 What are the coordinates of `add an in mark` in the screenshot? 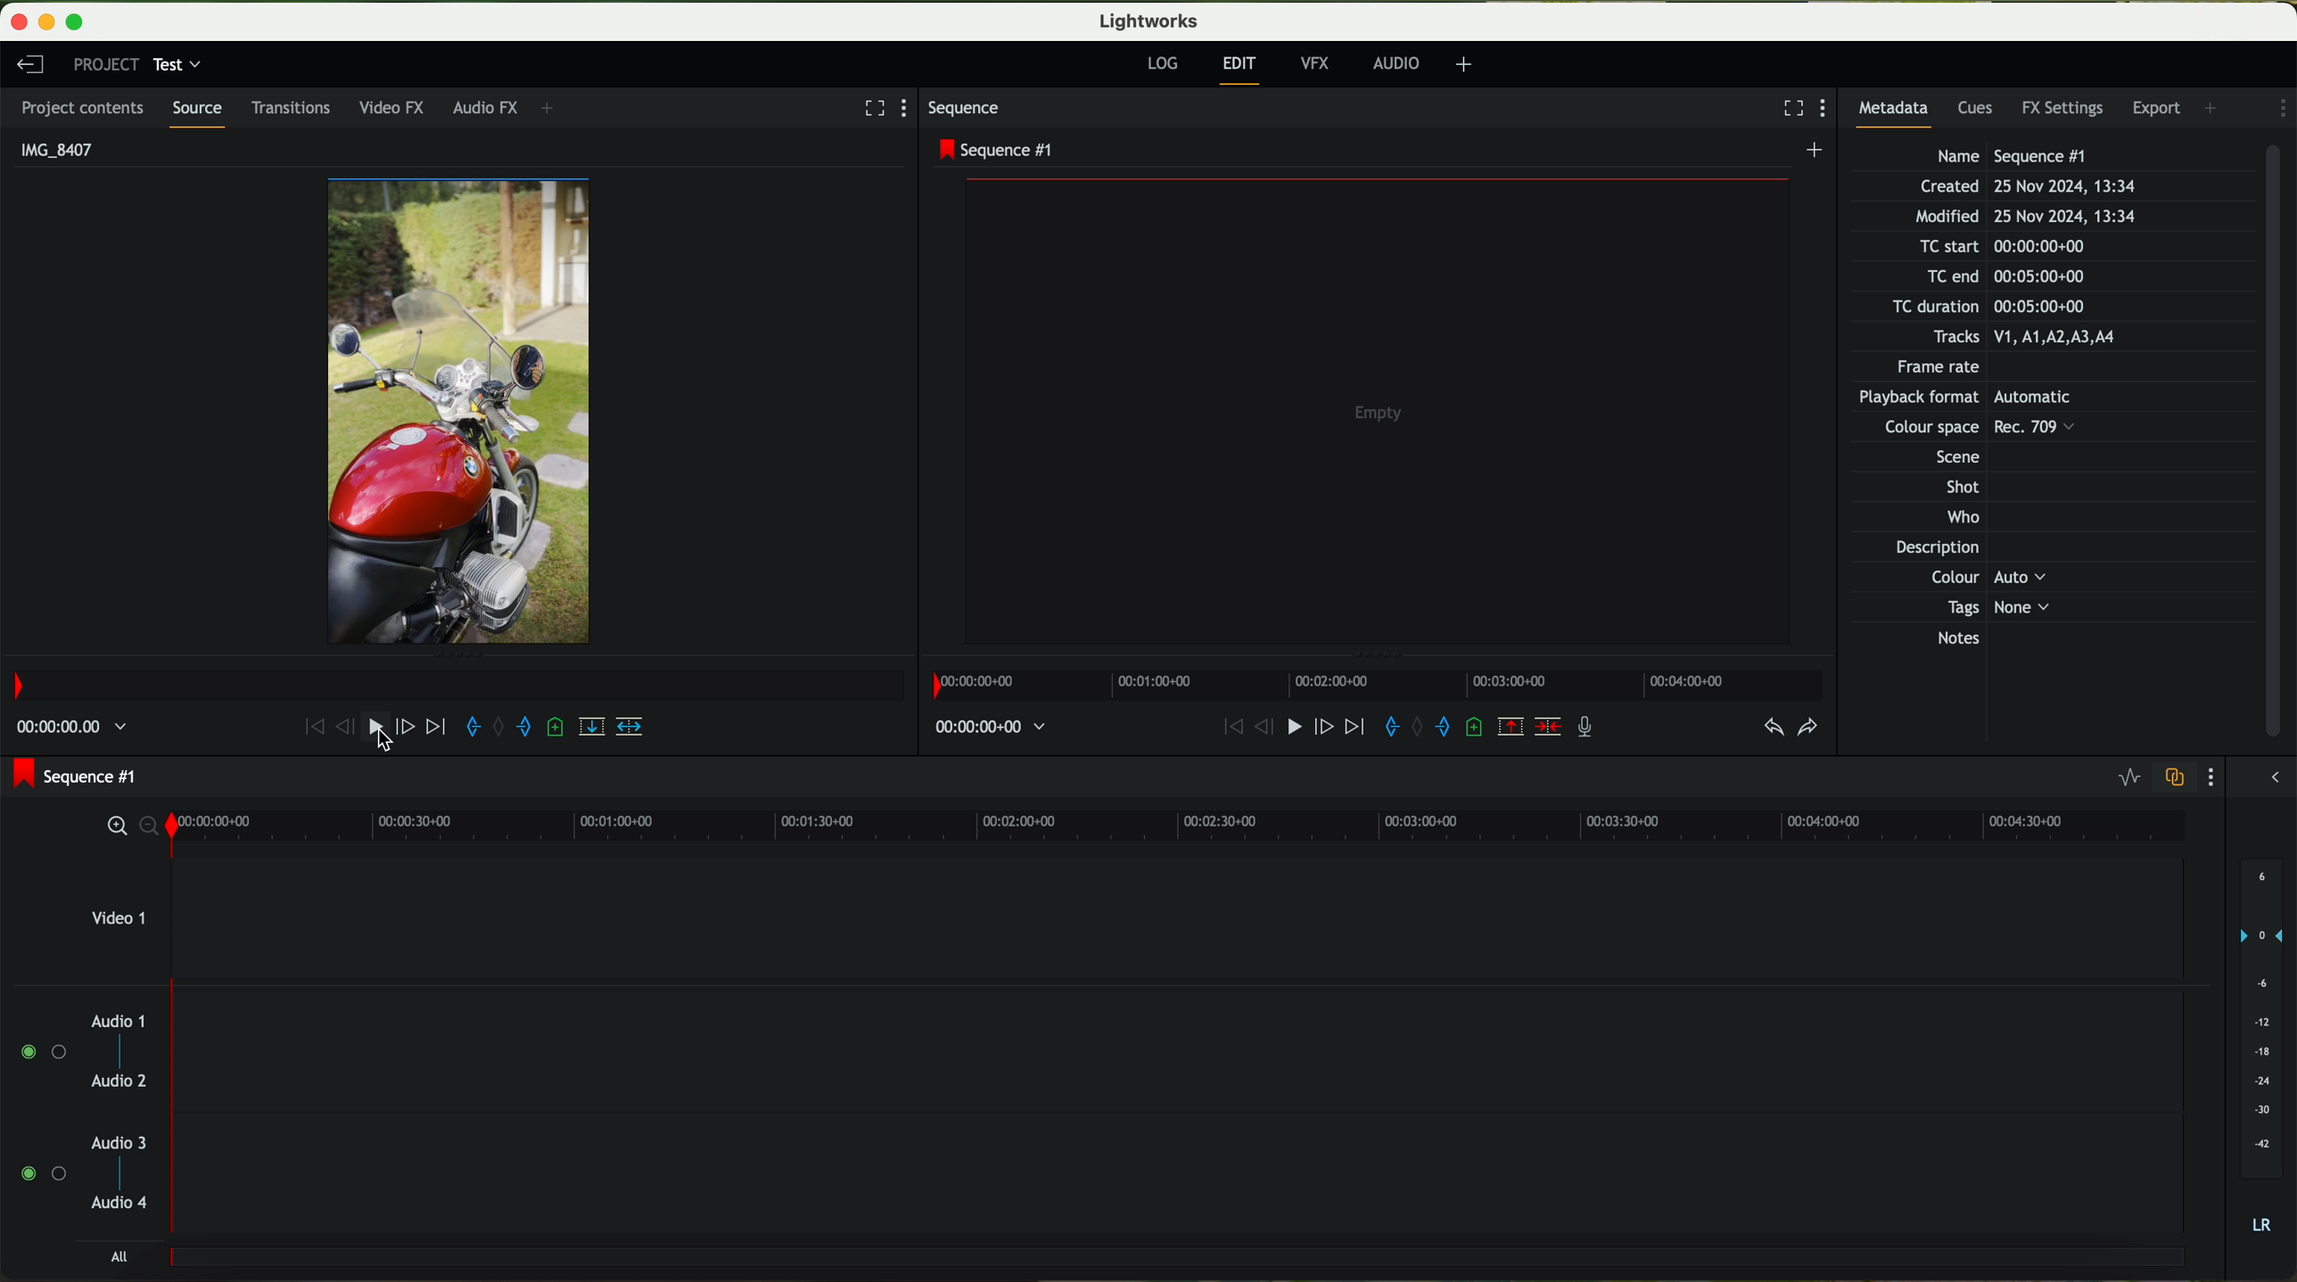 It's located at (1384, 727).